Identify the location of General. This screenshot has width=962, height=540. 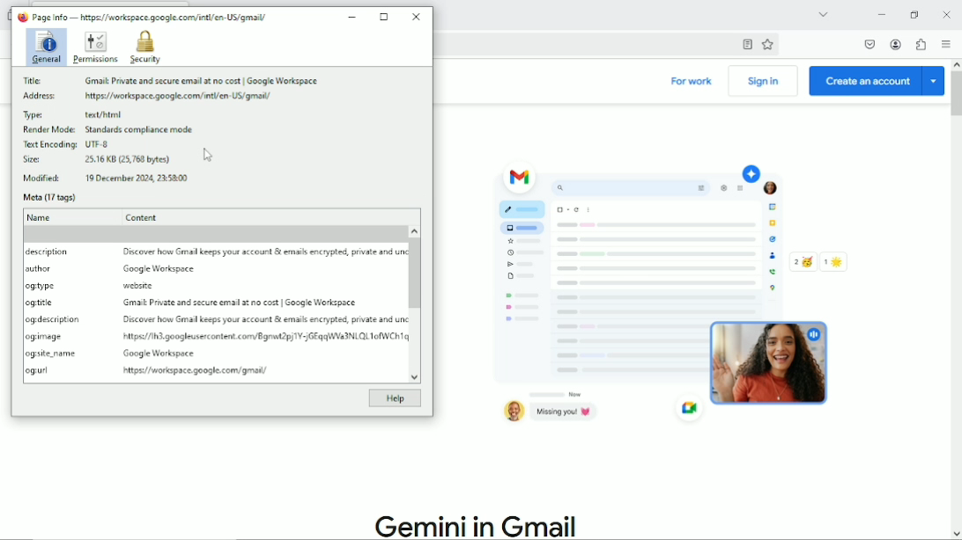
(43, 47).